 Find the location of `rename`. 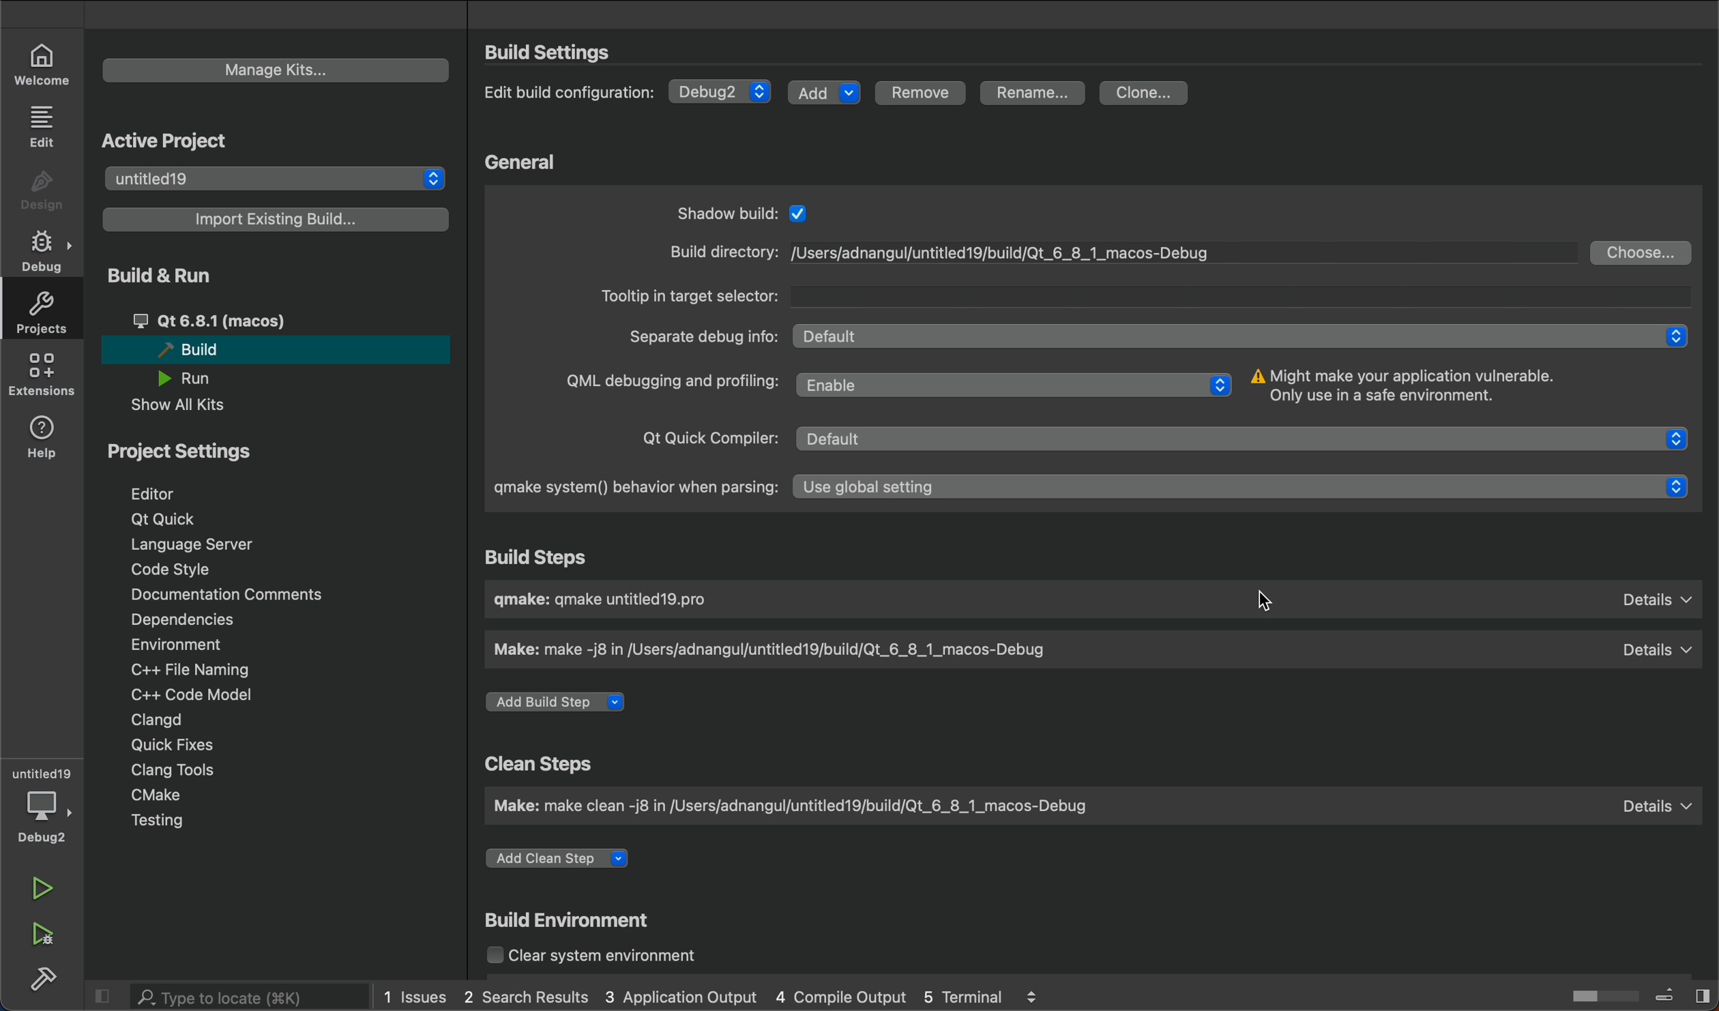

rename is located at coordinates (1036, 94).